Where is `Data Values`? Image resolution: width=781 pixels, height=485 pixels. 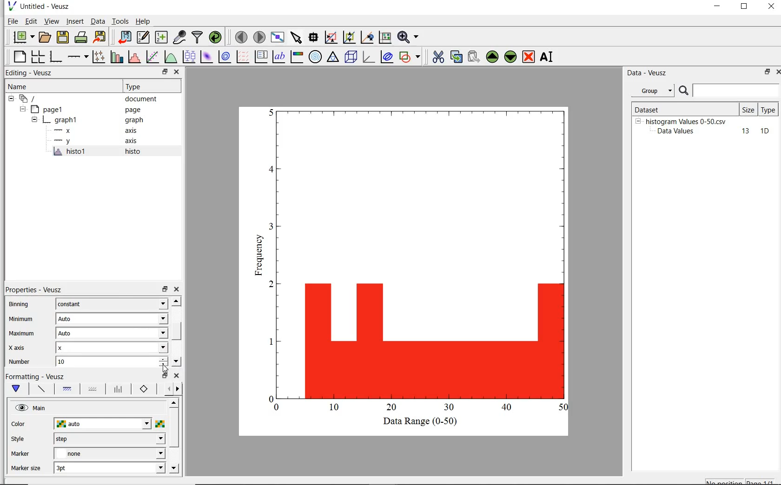 Data Values is located at coordinates (679, 131).